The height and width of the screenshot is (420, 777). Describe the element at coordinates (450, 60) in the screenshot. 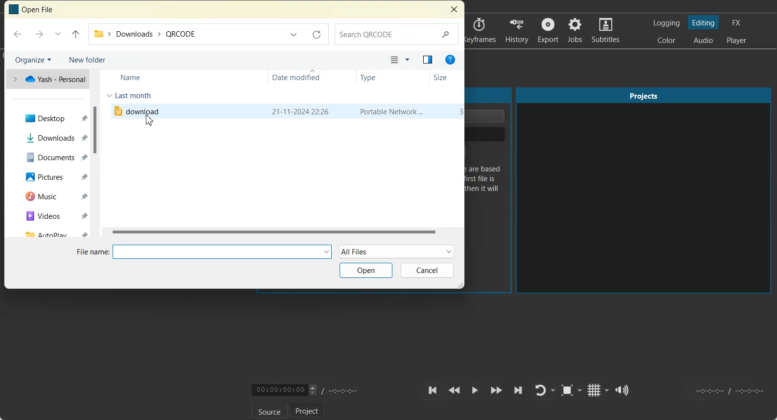

I see `Get Help` at that location.